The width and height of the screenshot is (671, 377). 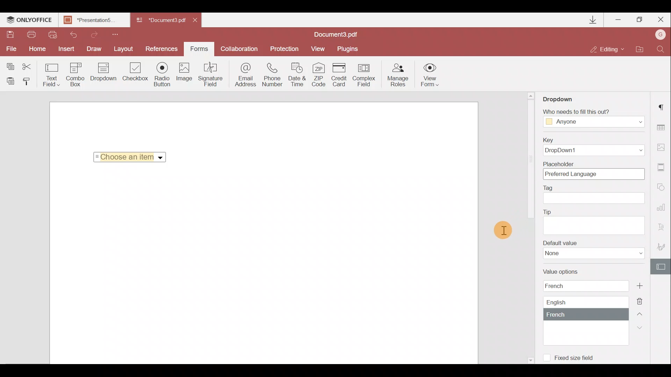 What do you see at coordinates (593, 20) in the screenshot?
I see `Downloads` at bounding box center [593, 20].